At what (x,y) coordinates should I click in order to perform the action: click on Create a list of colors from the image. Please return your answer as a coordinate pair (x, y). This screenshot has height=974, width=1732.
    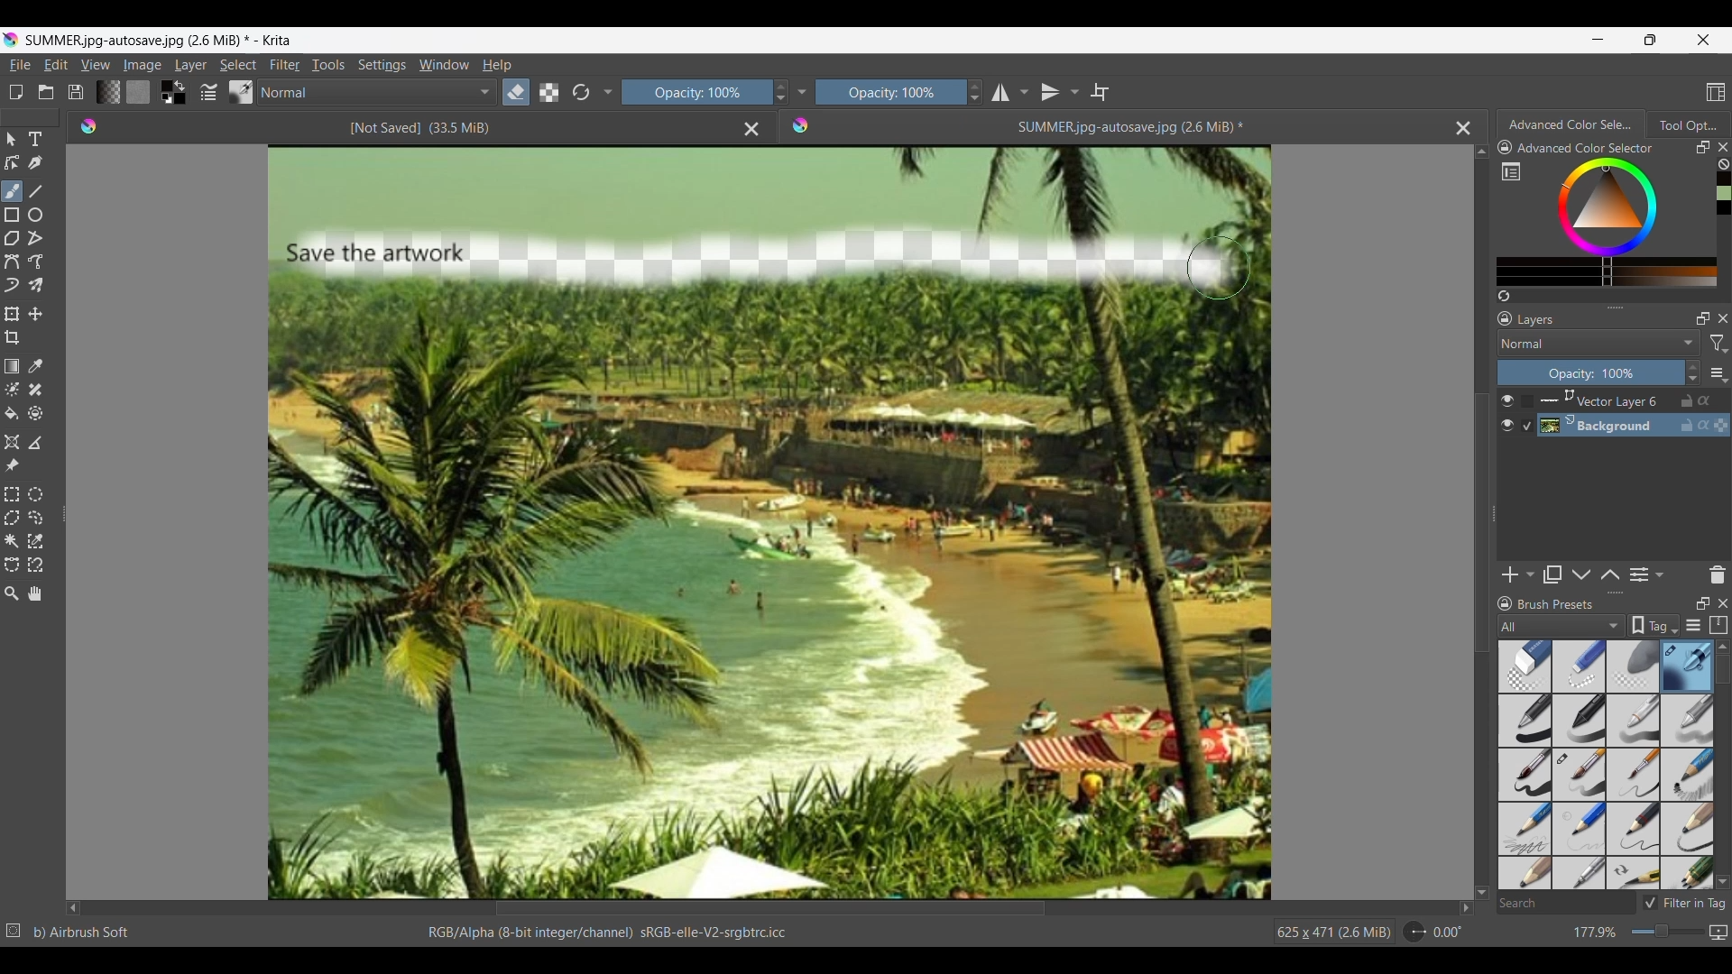
    Looking at the image, I should click on (1504, 296).